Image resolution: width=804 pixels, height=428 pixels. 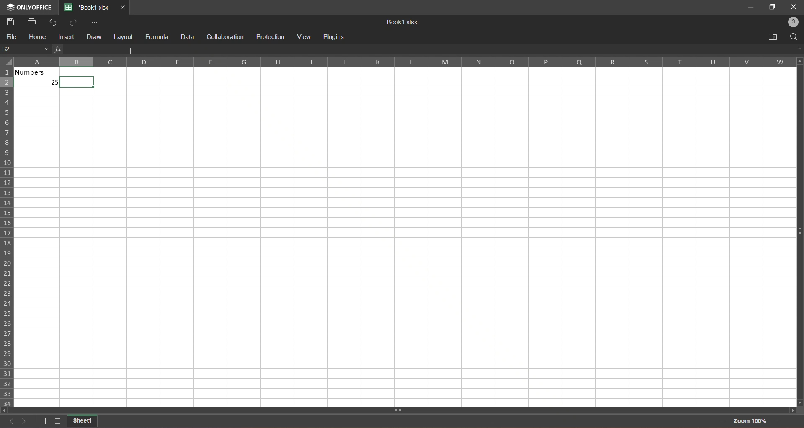 I want to click on formula, so click(x=156, y=37).